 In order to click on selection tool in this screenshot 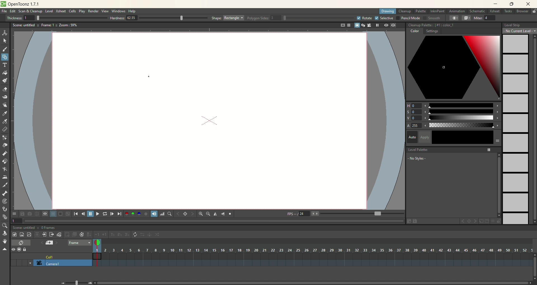, I will do `click(5, 41)`.